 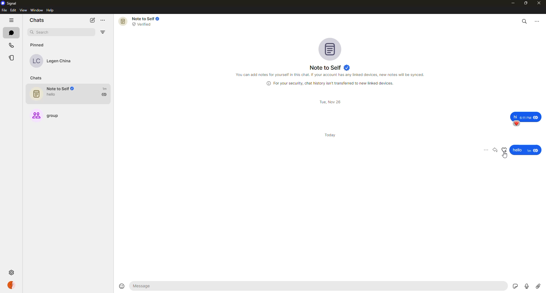 What do you see at coordinates (331, 102) in the screenshot?
I see `day` at bounding box center [331, 102].